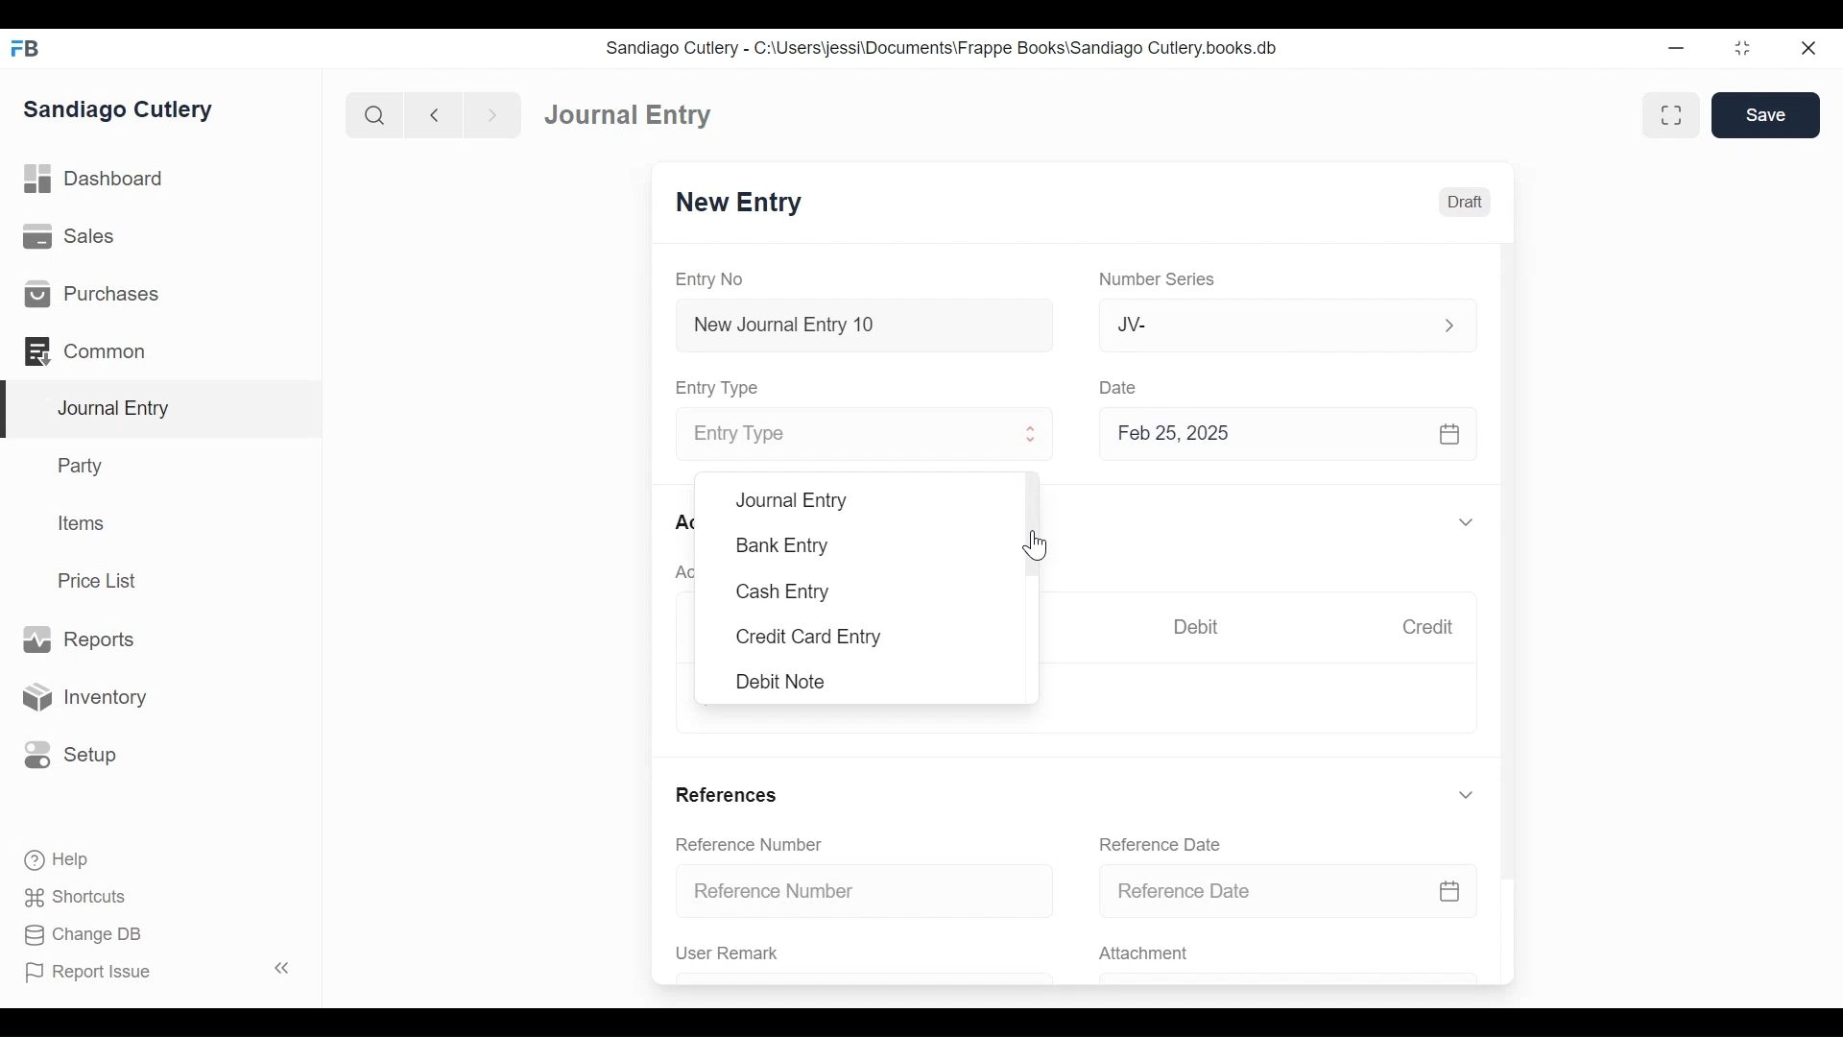  I want to click on References, so click(730, 793).